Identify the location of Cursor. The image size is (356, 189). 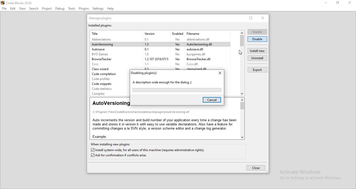
(240, 52).